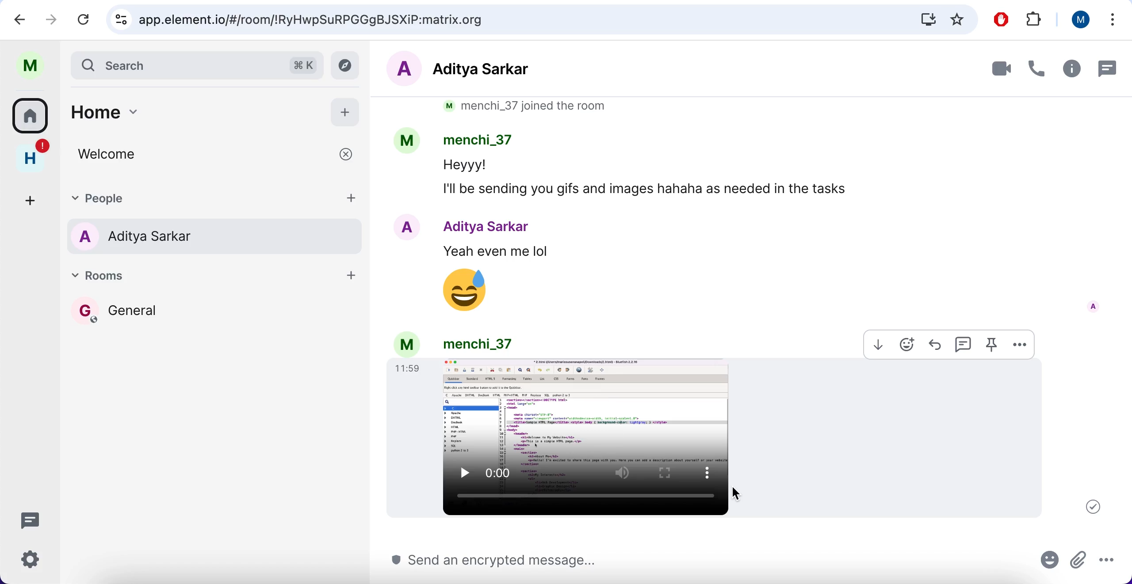 This screenshot has height=584, width=1132. What do you see at coordinates (1094, 504) in the screenshot?
I see `your message was sent` at bounding box center [1094, 504].